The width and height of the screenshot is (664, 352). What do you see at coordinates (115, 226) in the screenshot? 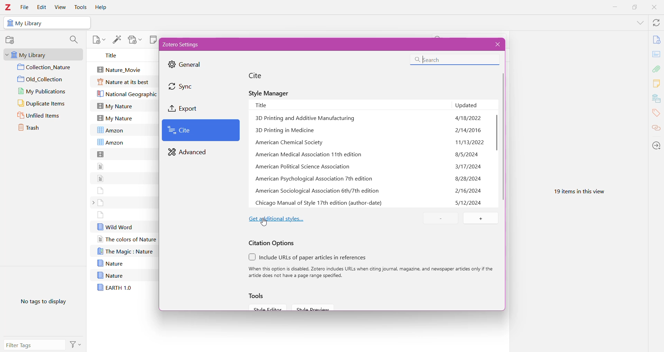
I see `Wild Word` at bounding box center [115, 226].